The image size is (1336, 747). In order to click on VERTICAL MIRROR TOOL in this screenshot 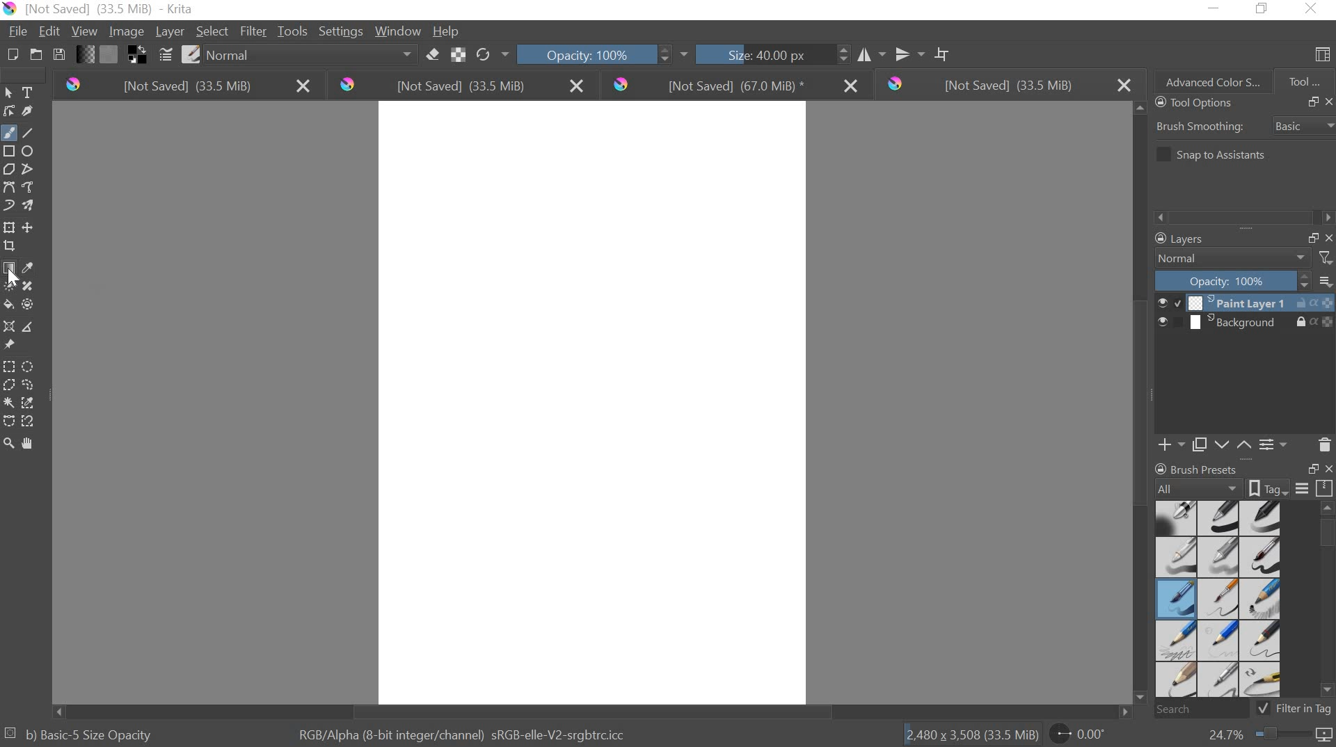, I will do `click(900, 51)`.